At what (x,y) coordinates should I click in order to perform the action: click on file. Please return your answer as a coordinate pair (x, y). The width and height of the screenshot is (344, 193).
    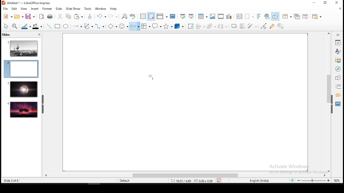
    Looking at the image, I should click on (6, 8).